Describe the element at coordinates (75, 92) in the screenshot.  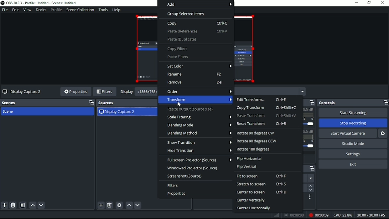
I see `Properties` at that location.